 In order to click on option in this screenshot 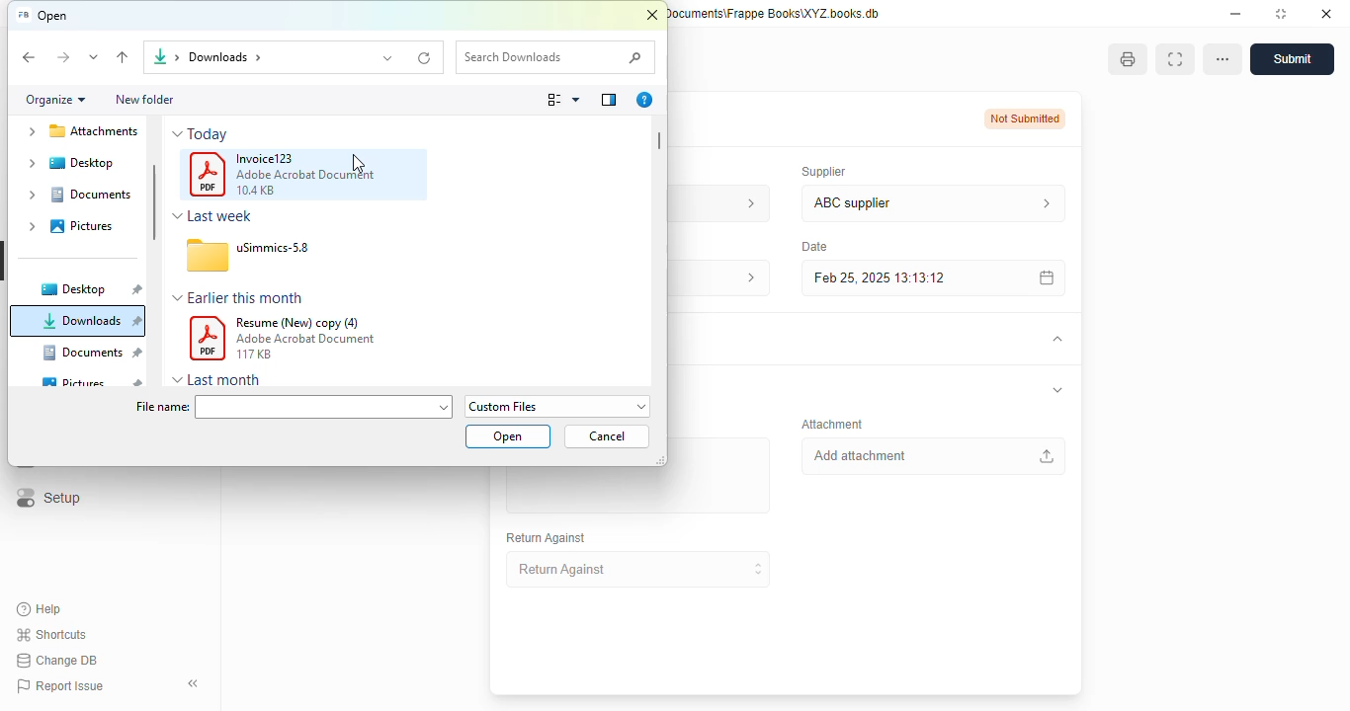, I will do `click(1223, 59)`.